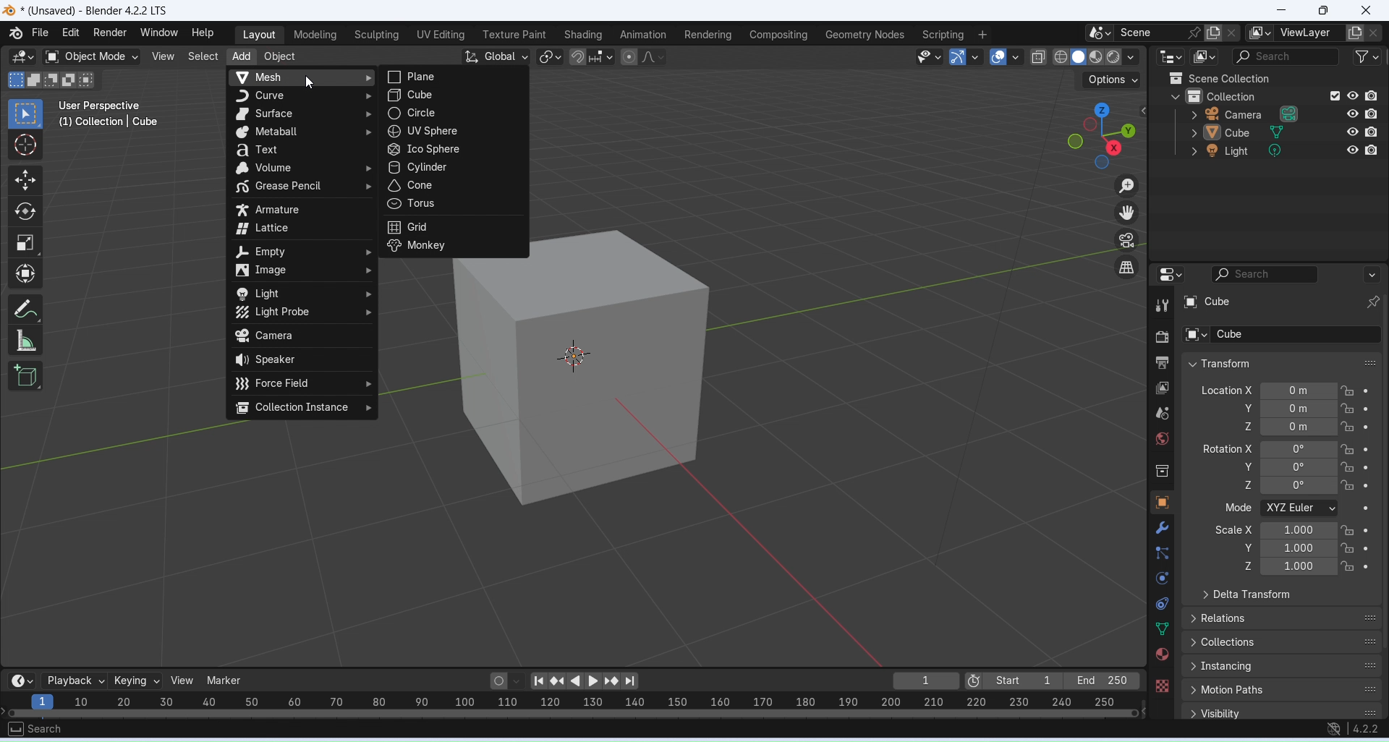 This screenshot has height=742, width=1389. I want to click on Rotate, so click(22, 212).